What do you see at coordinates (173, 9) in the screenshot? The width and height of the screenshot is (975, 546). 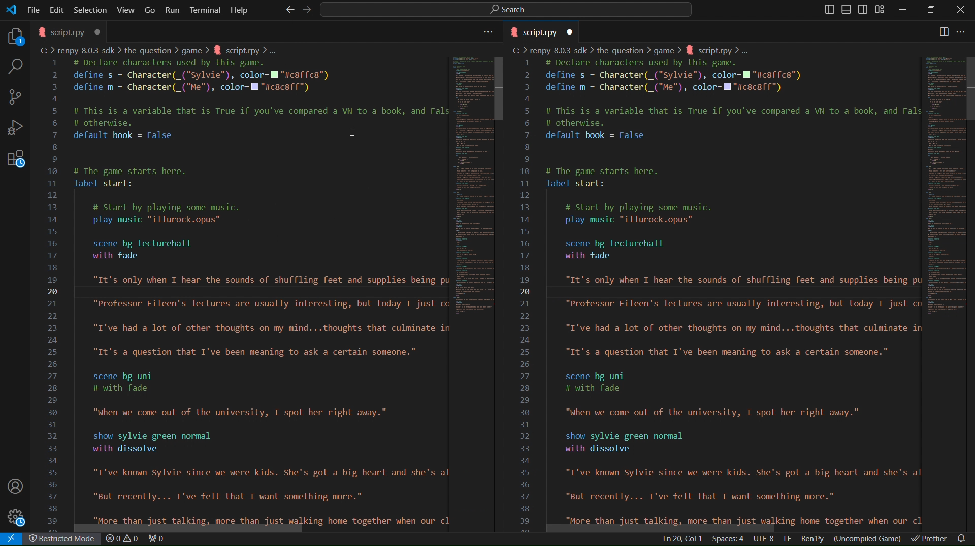 I see `Run` at bounding box center [173, 9].